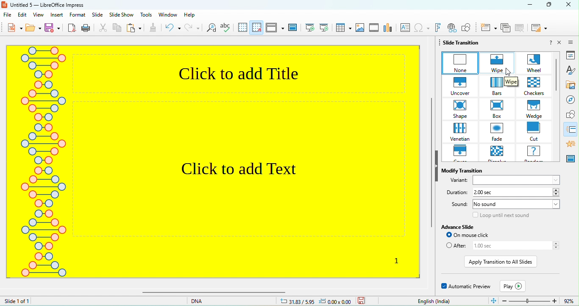  I want to click on print, so click(87, 29).